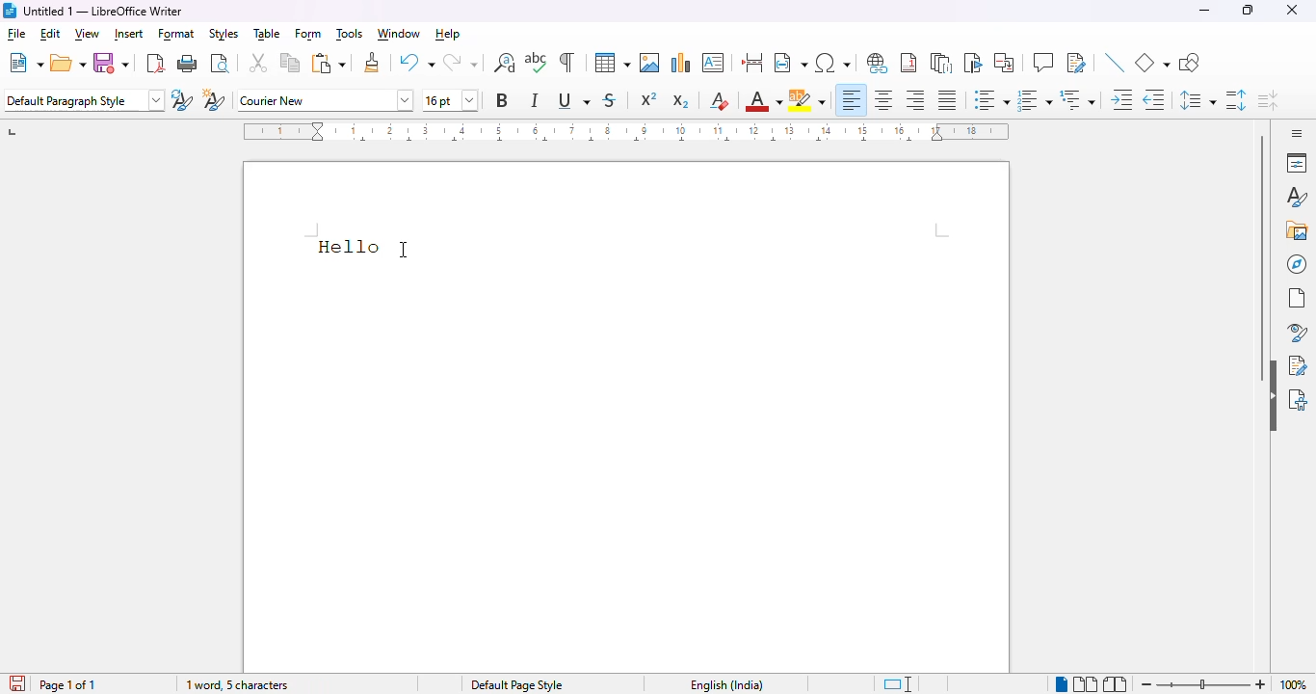 This screenshot has height=694, width=1316. What do you see at coordinates (17, 36) in the screenshot?
I see `file` at bounding box center [17, 36].